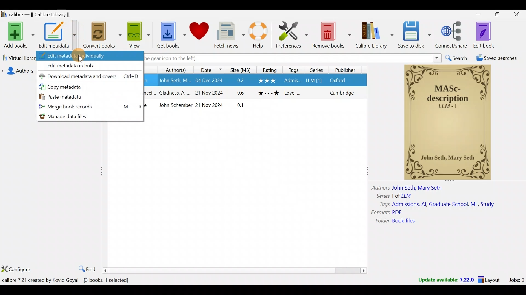  I want to click on , so click(315, 81).